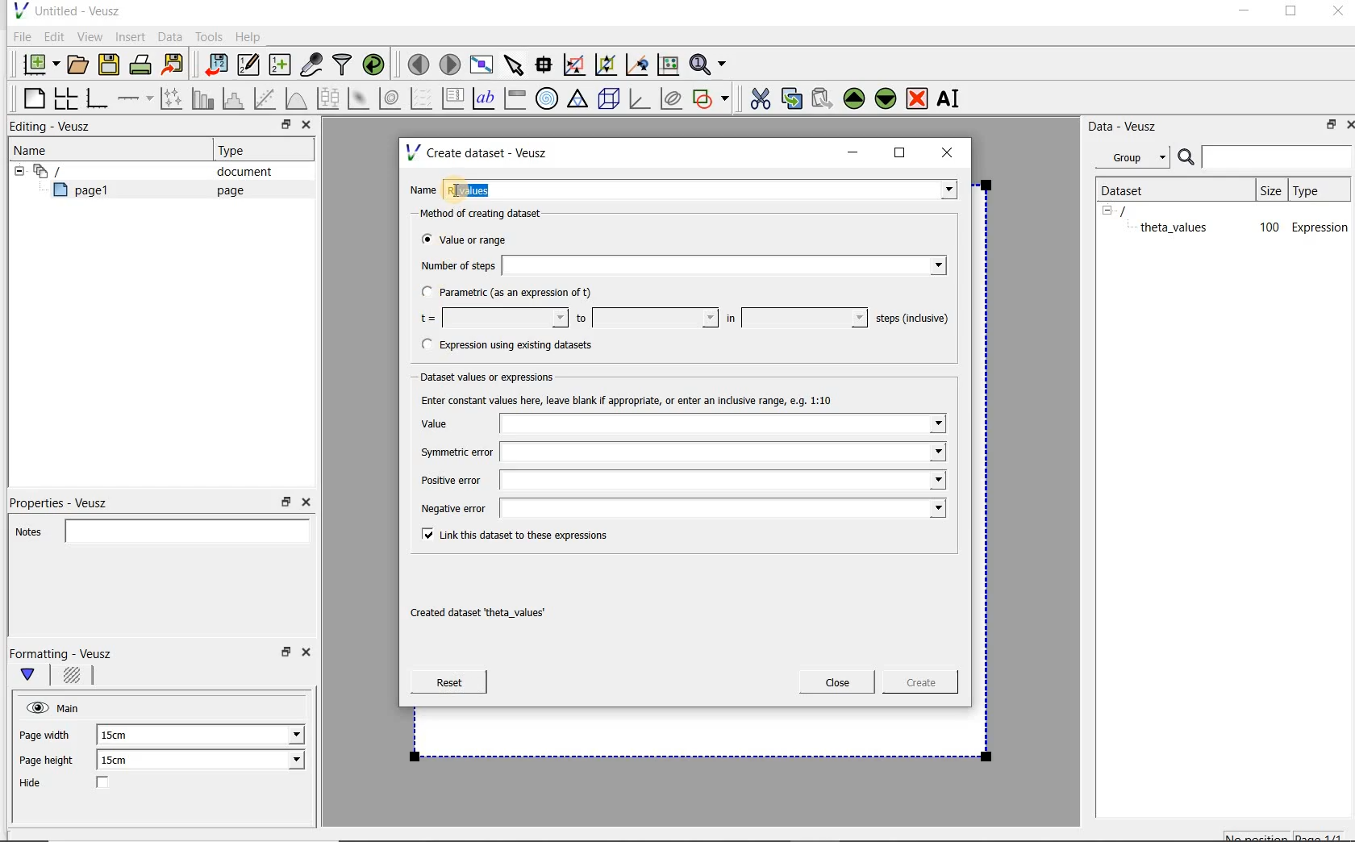 The width and height of the screenshot is (1355, 842). Describe the element at coordinates (45, 732) in the screenshot. I see `Page width` at that location.